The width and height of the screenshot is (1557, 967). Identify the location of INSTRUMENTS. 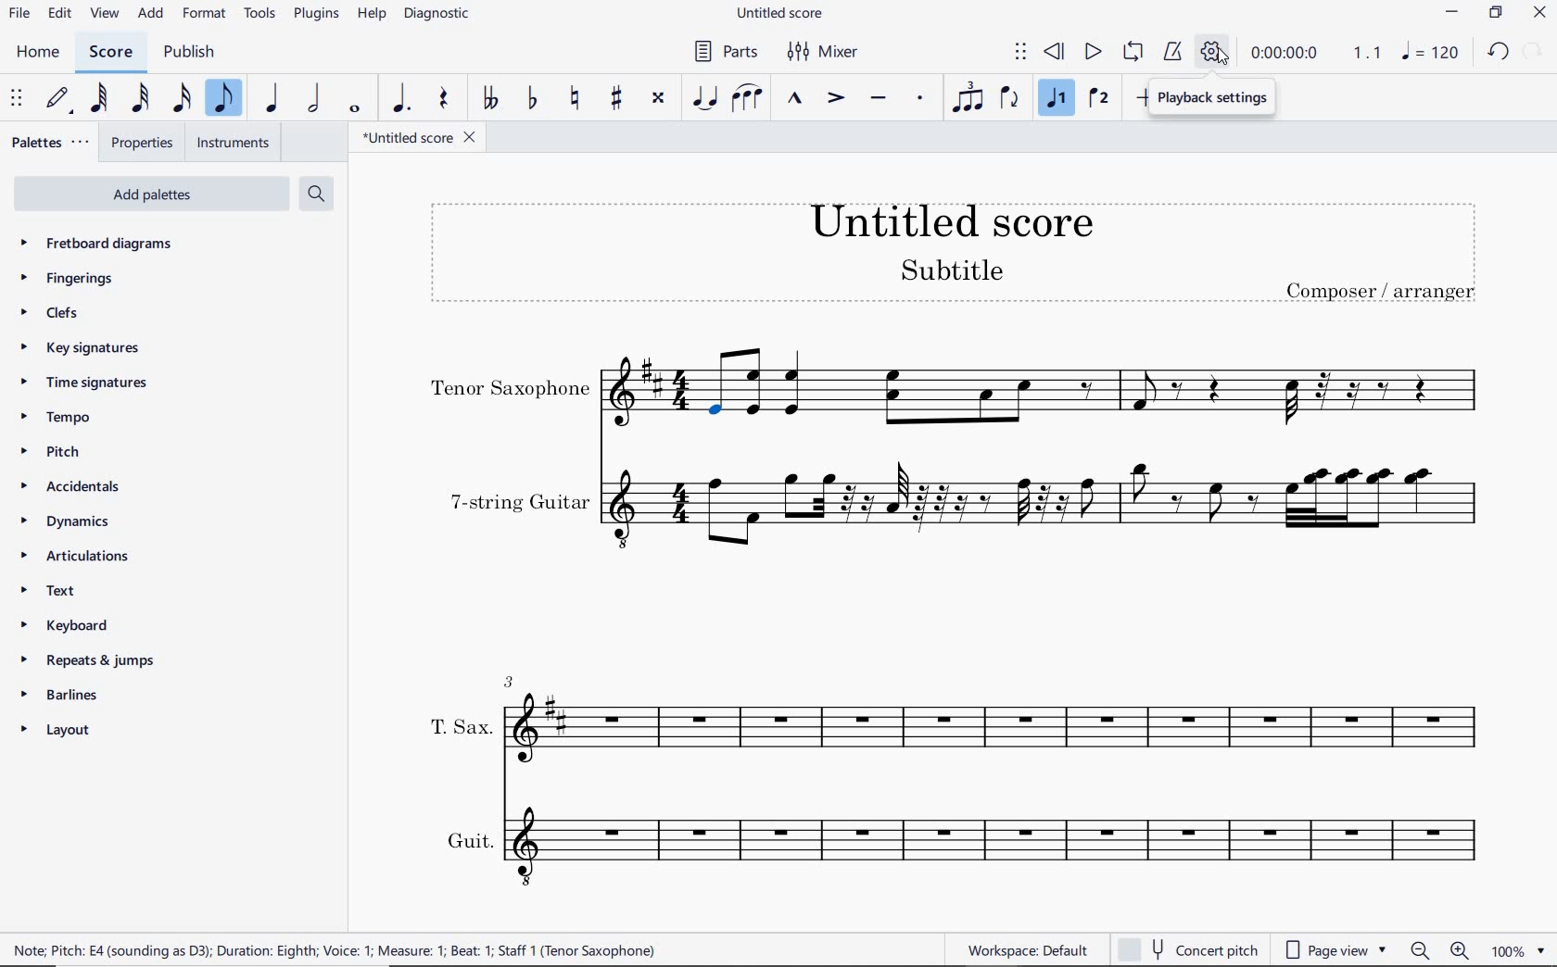
(236, 144).